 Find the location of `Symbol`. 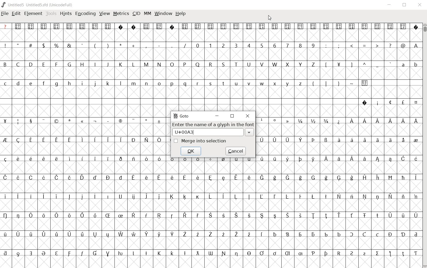

Symbol is located at coordinates (415, 253).